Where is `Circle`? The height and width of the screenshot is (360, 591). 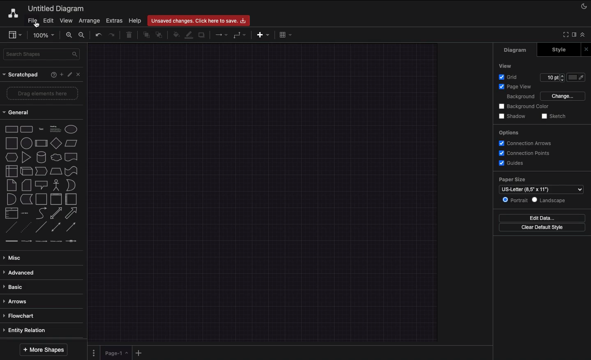
Circle is located at coordinates (26, 142).